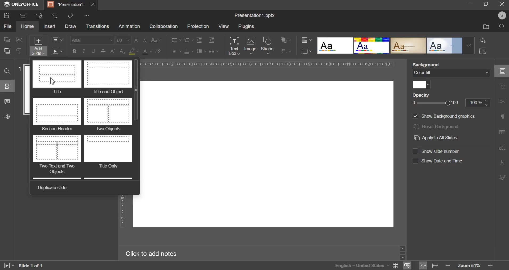  What do you see at coordinates (6, 15) in the screenshot?
I see `save` at bounding box center [6, 15].